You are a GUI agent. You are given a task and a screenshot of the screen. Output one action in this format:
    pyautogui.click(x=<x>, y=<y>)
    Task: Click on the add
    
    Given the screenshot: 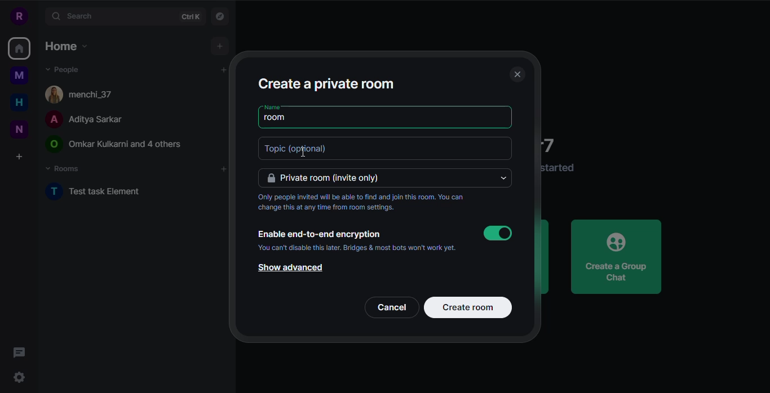 What is the action you would take?
    pyautogui.click(x=220, y=46)
    